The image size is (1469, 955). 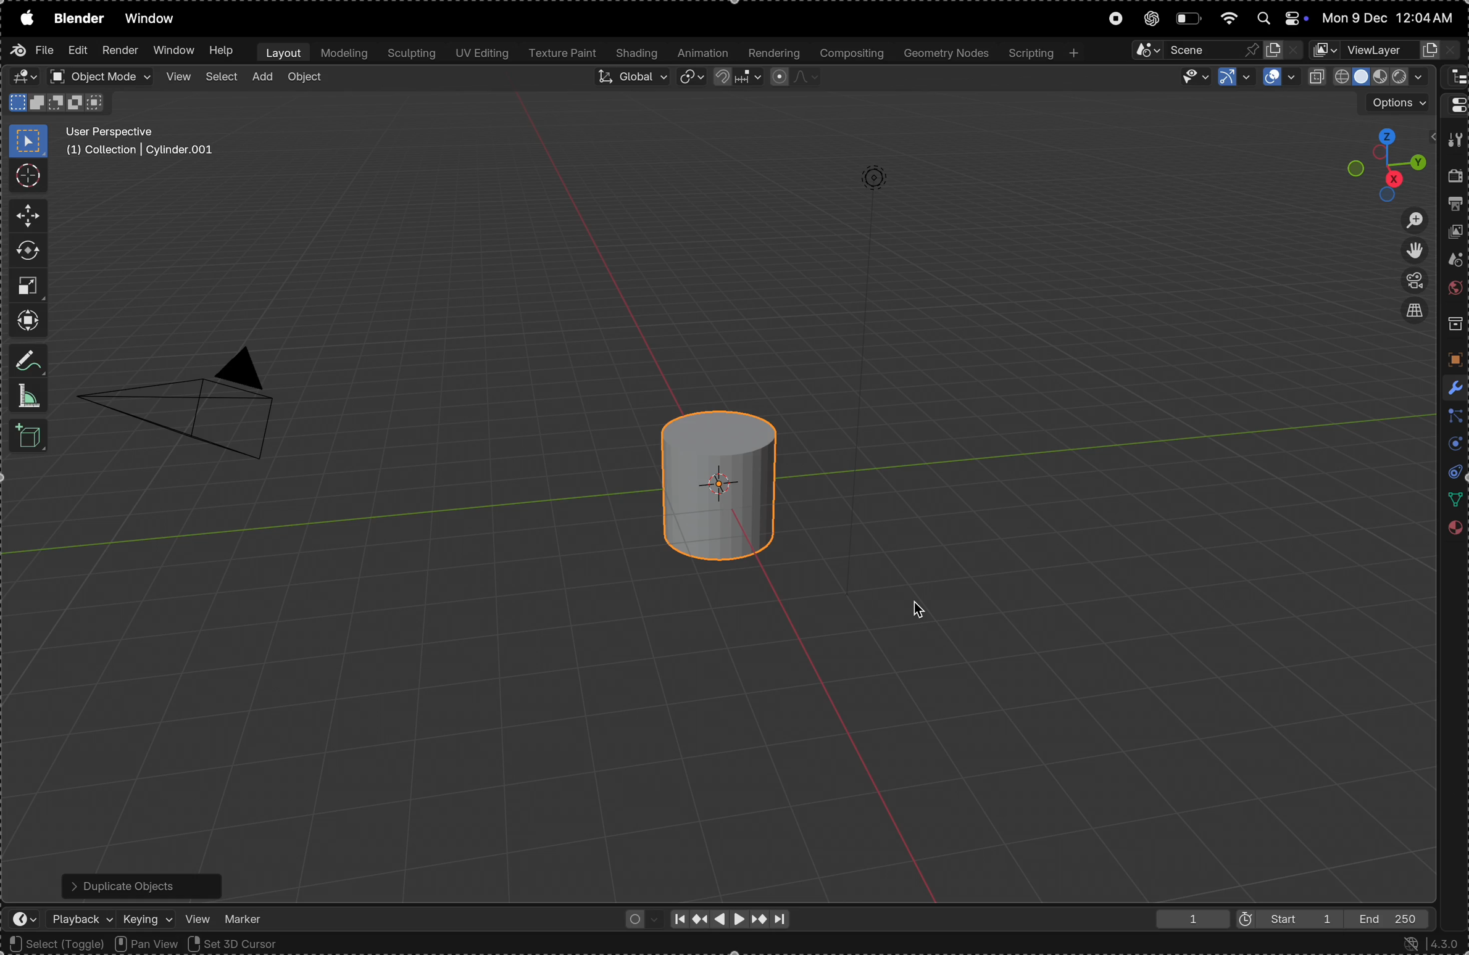 I want to click on cylinder, so click(x=711, y=478).